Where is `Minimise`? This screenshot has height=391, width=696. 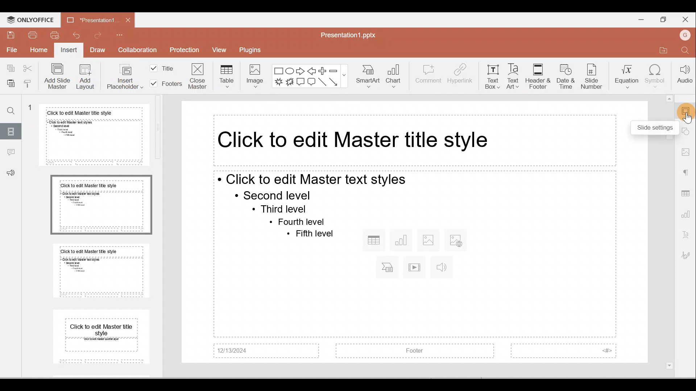 Minimise is located at coordinates (639, 19).